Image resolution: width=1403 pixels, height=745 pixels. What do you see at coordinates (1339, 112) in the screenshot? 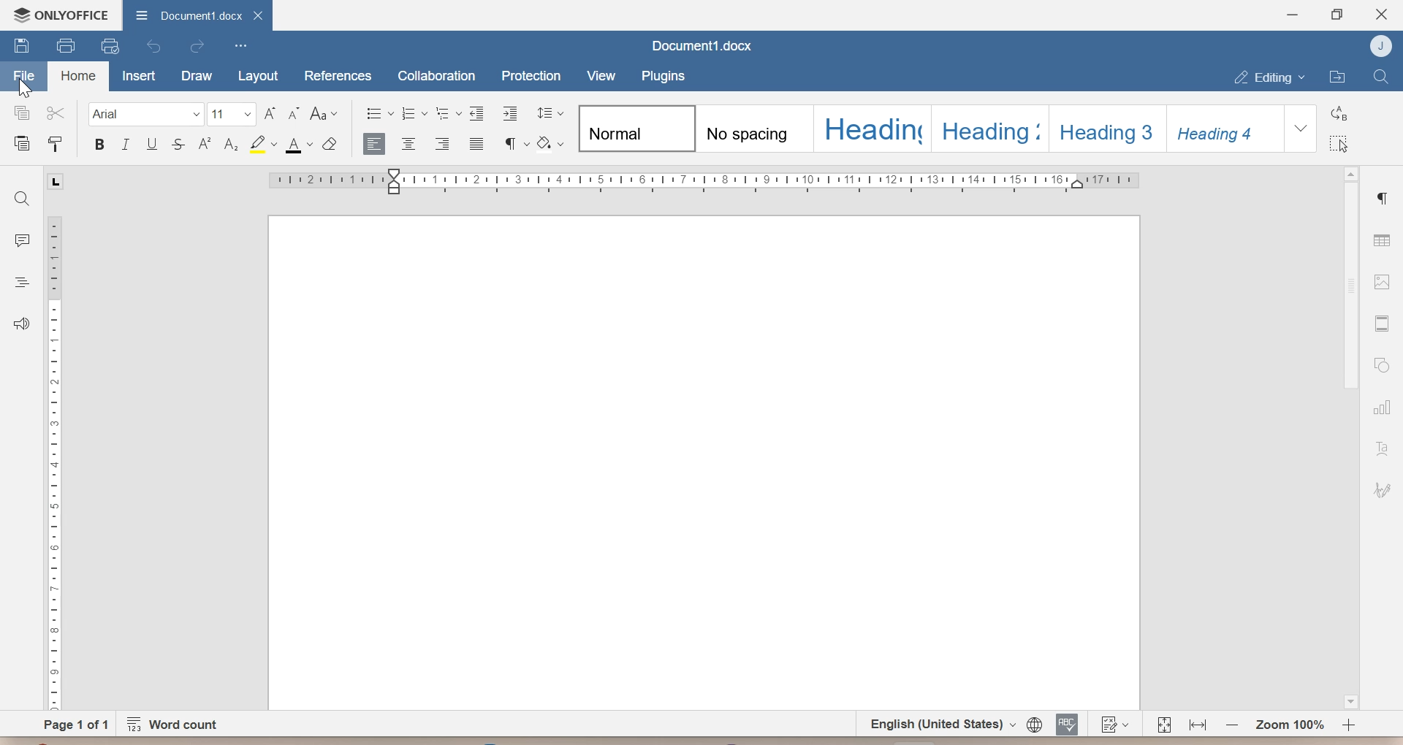
I see `Replace` at bounding box center [1339, 112].